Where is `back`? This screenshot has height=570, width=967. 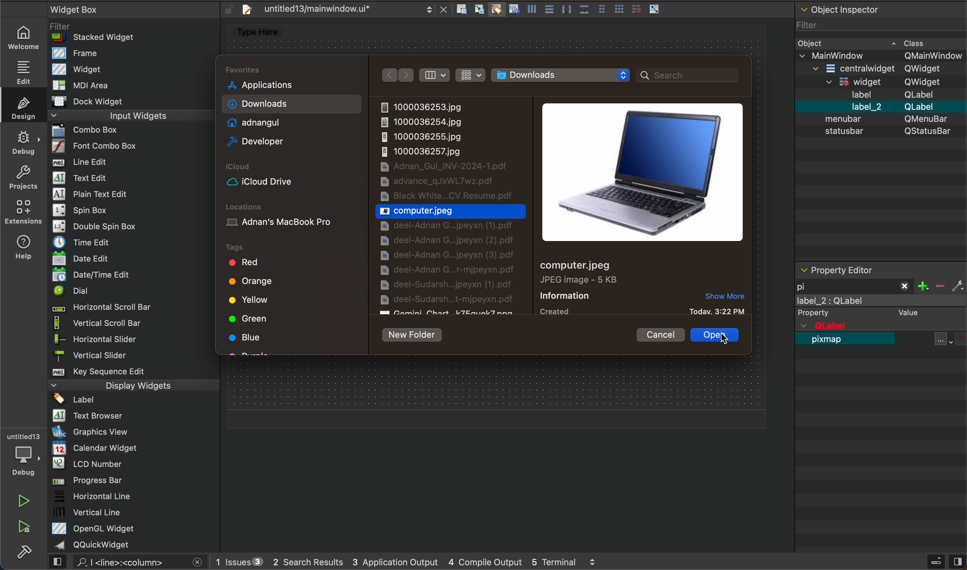
back is located at coordinates (389, 75).